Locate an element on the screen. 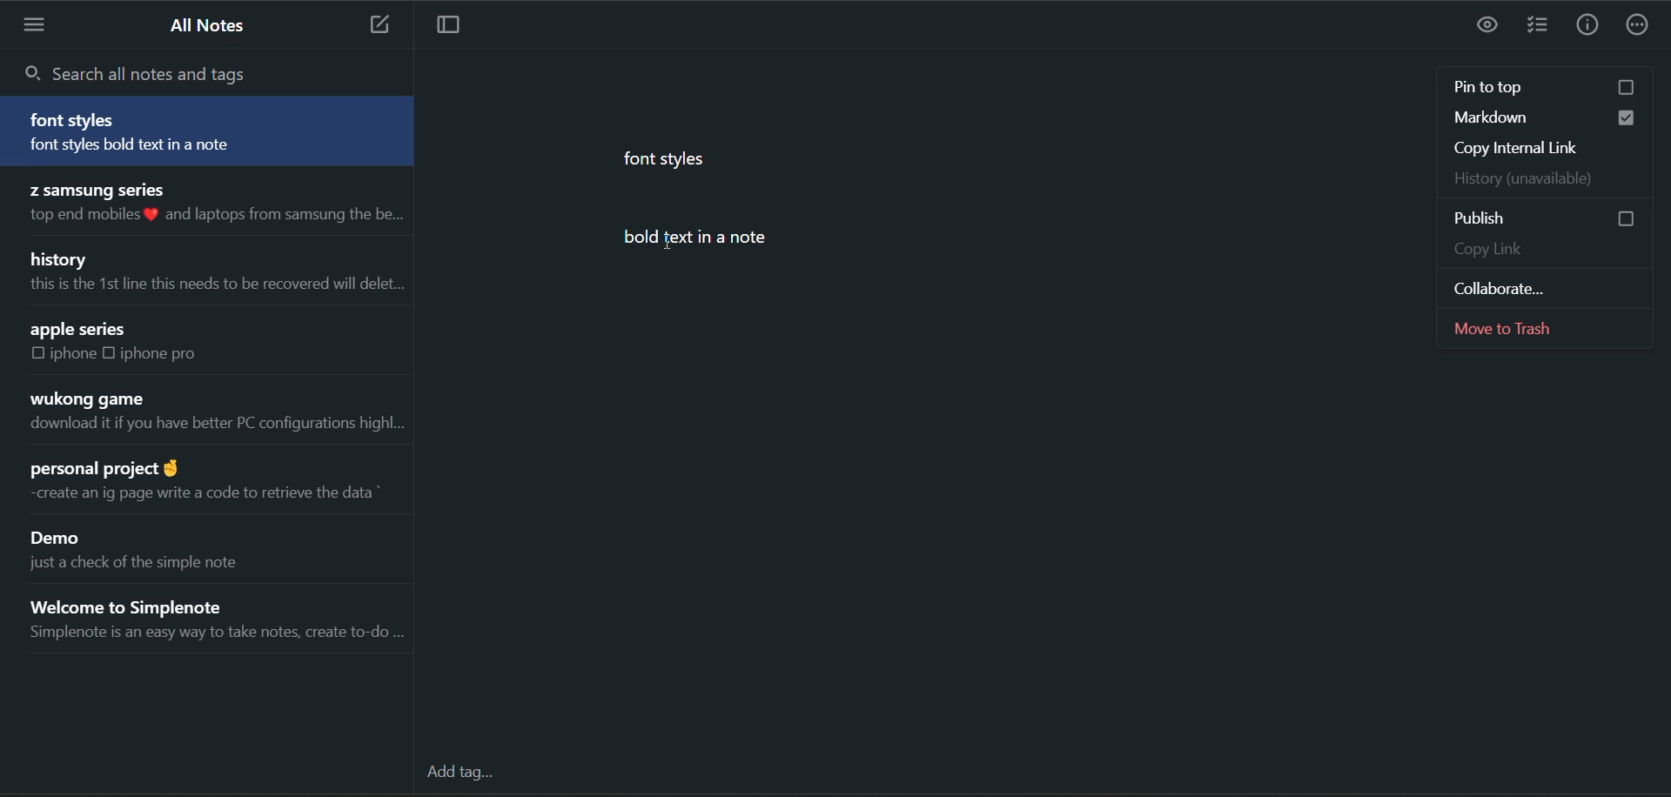 The width and height of the screenshot is (1671, 797). markdown is located at coordinates (1502, 117).